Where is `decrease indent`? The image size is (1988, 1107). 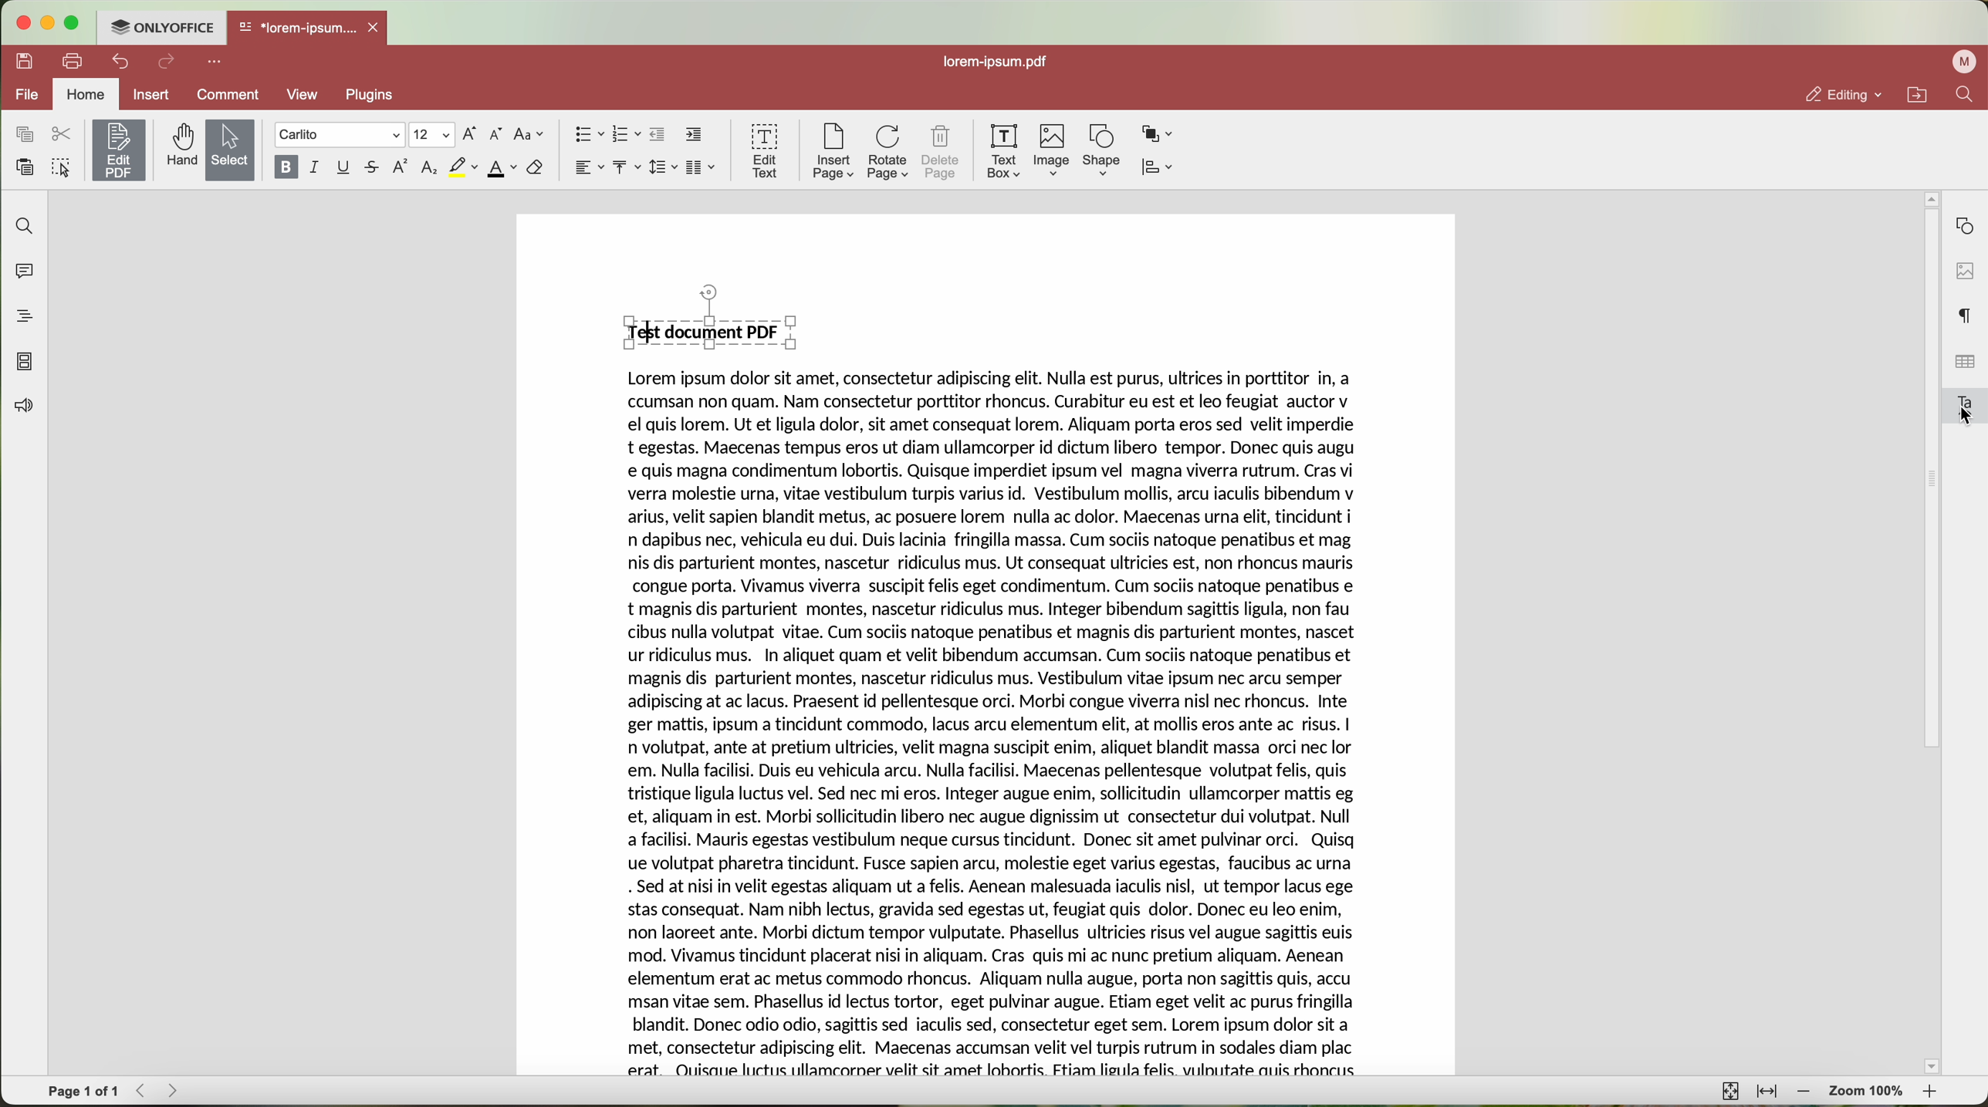 decrease indent is located at coordinates (660, 135).